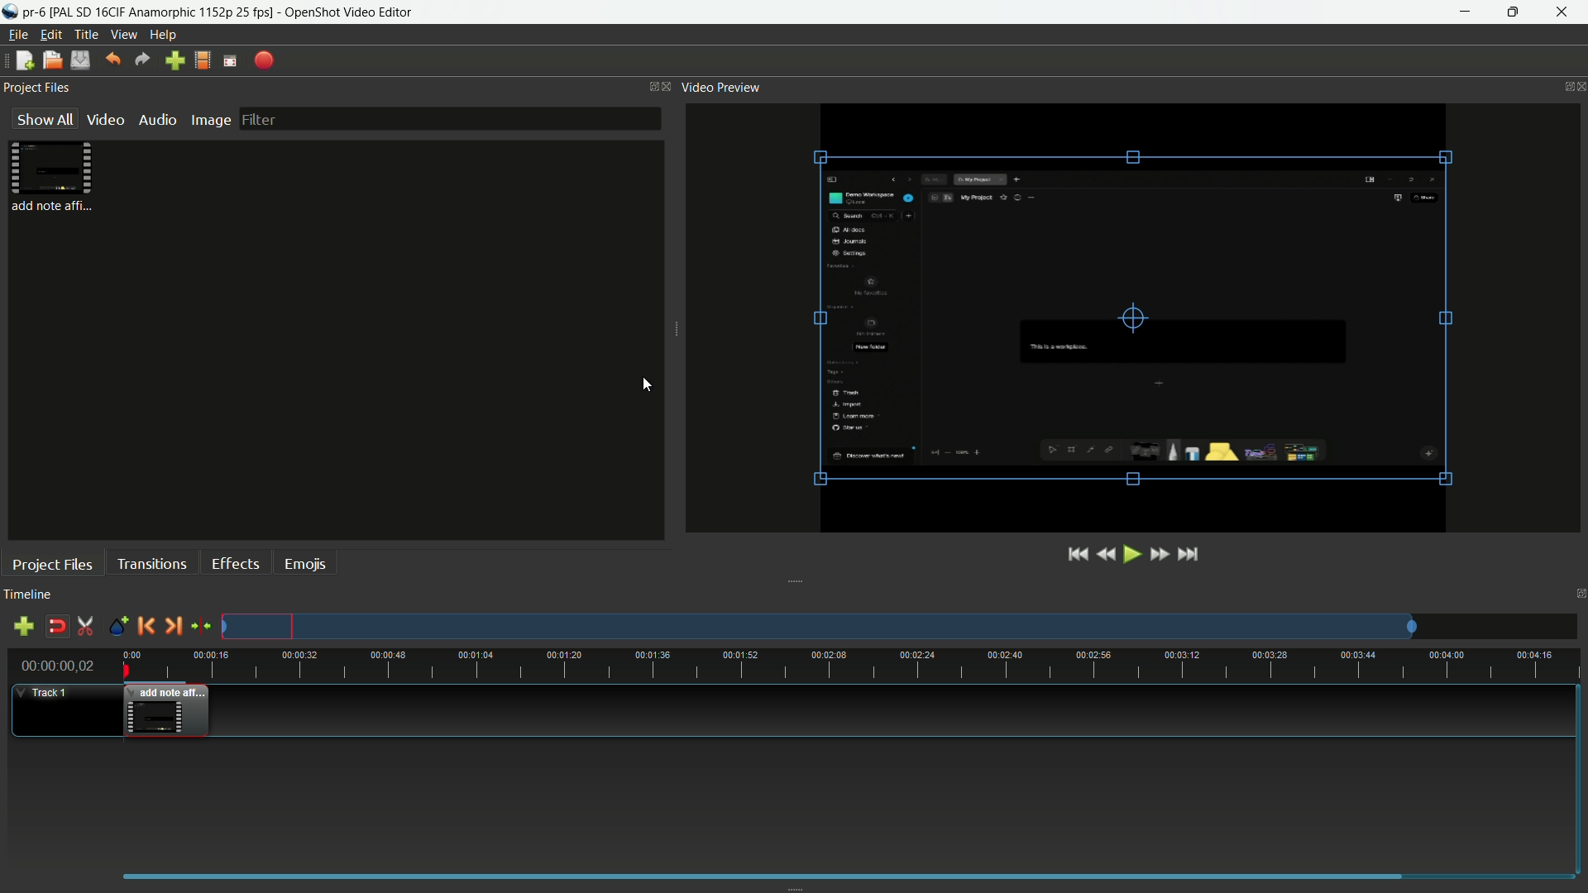 This screenshot has height=893, width=1588. I want to click on cursor, so click(646, 384).